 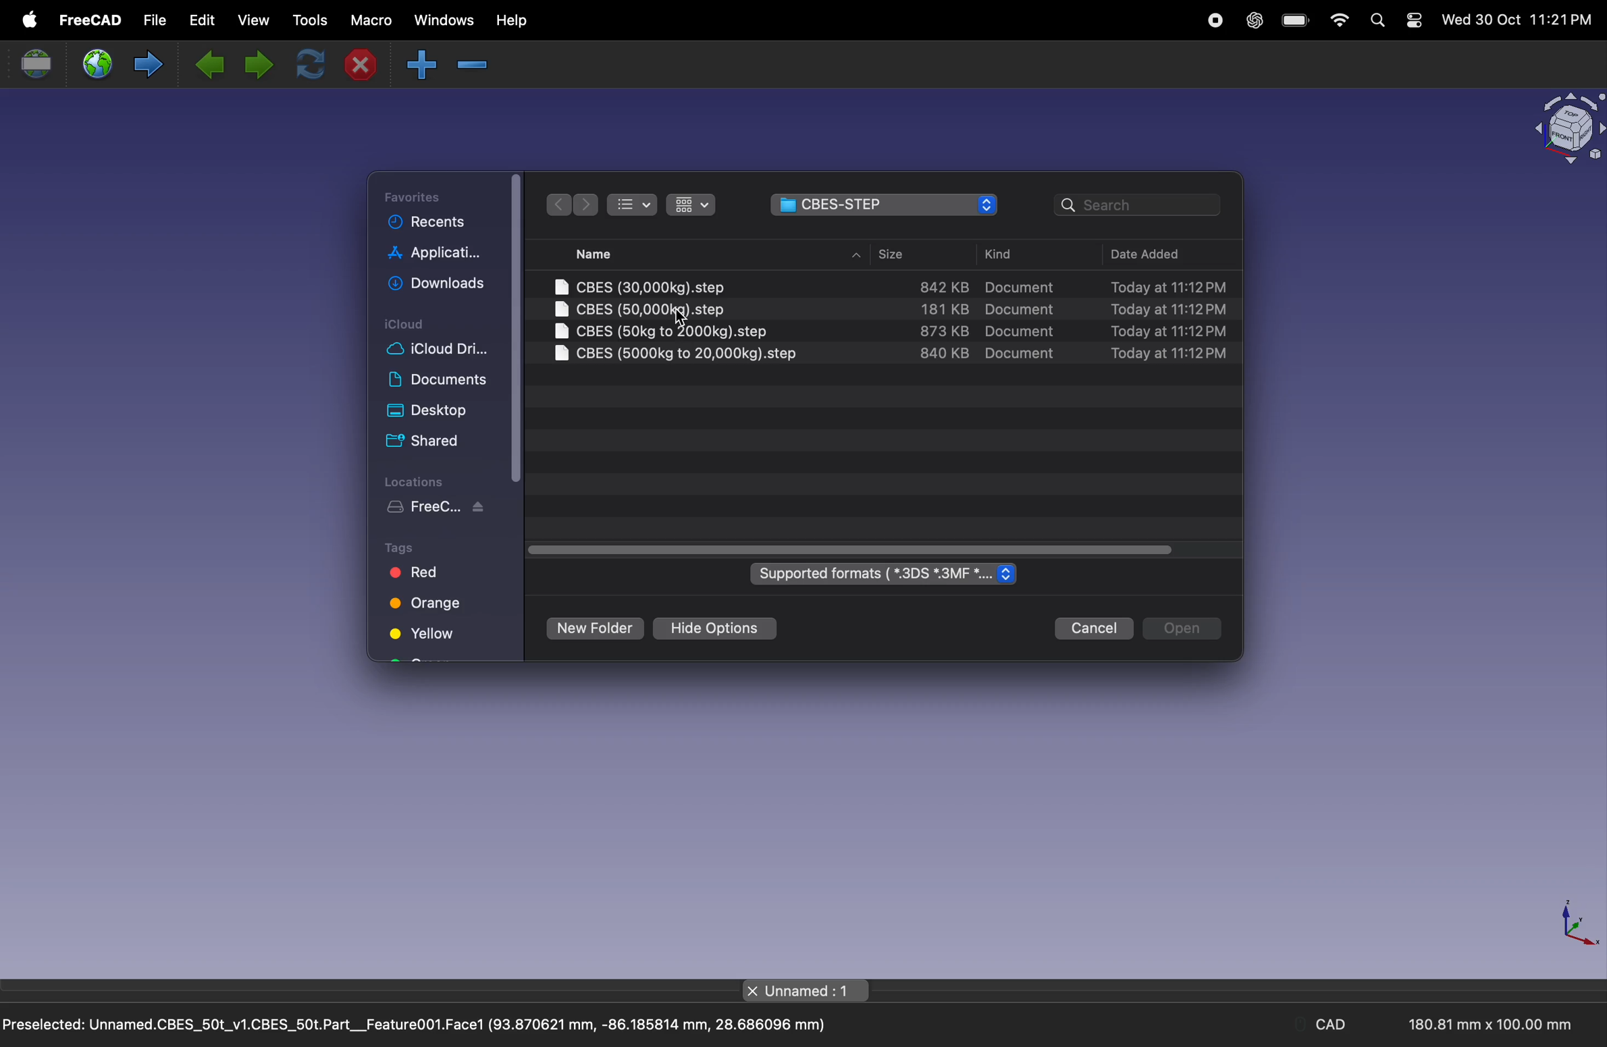 What do you see at coordinates (477, 65) in the screenshot?
I see `zoom in` at bounding box center [477, 65].